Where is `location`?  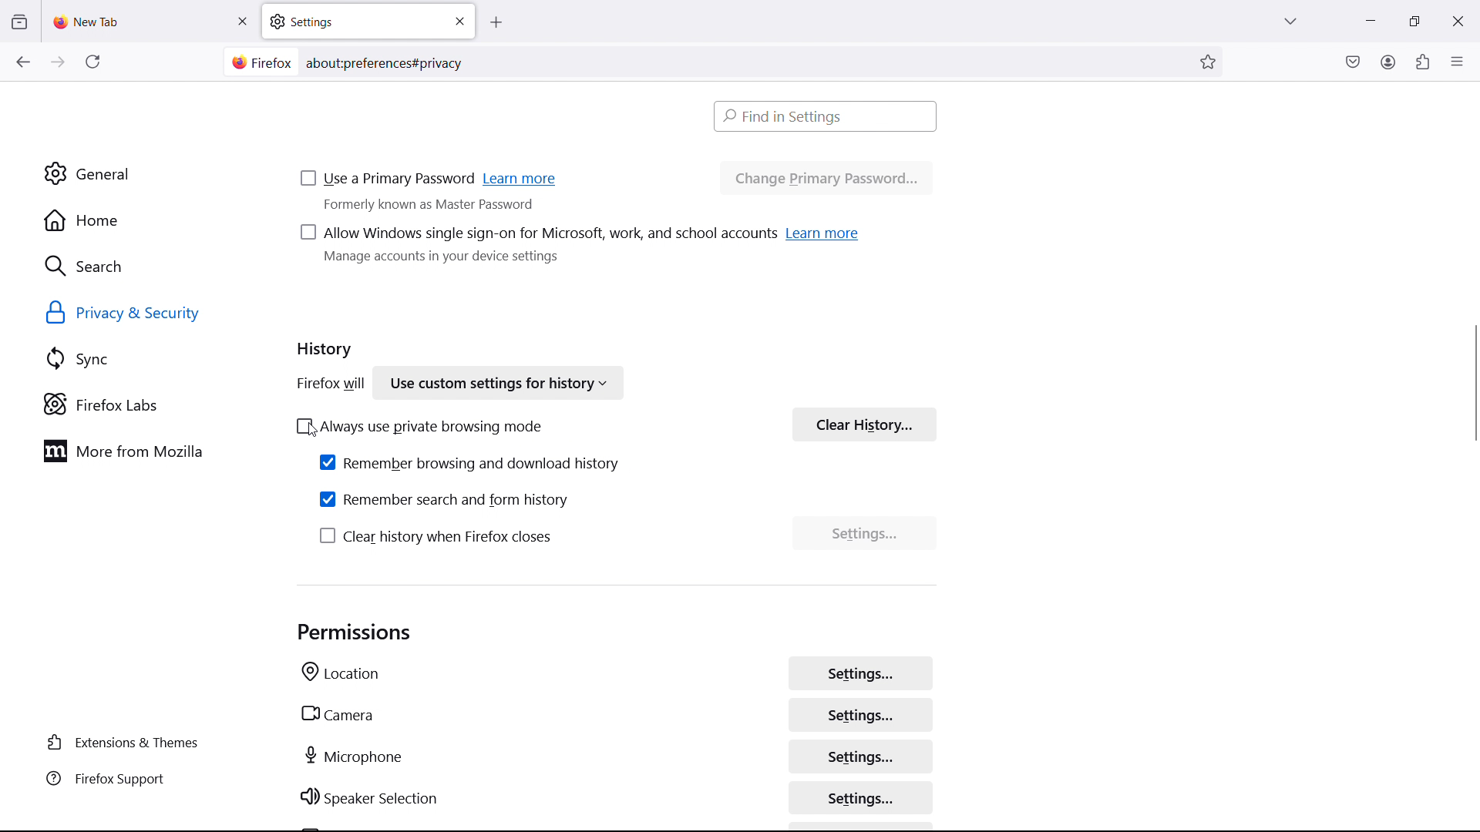 location is located at coordinates (341, 675).